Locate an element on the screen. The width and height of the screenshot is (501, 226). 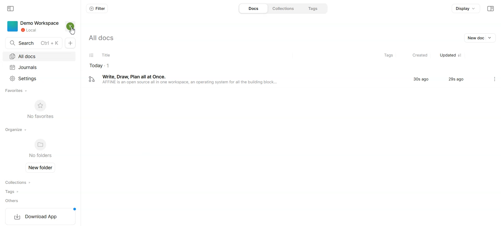
Demo Workspace is located at coordinates (32, 26).